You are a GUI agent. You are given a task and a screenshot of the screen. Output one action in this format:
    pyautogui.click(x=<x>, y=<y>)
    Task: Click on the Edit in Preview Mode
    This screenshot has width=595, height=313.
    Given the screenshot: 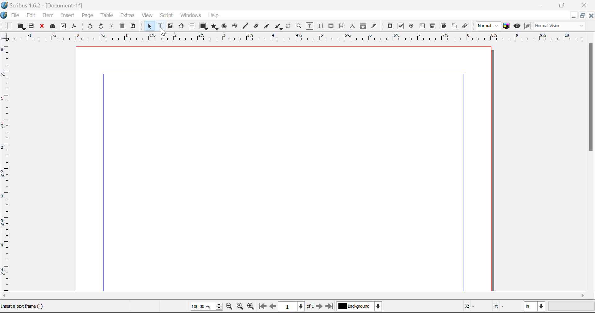 What is the action you would take?
    pyautogui.click(x=527, y=27)
    